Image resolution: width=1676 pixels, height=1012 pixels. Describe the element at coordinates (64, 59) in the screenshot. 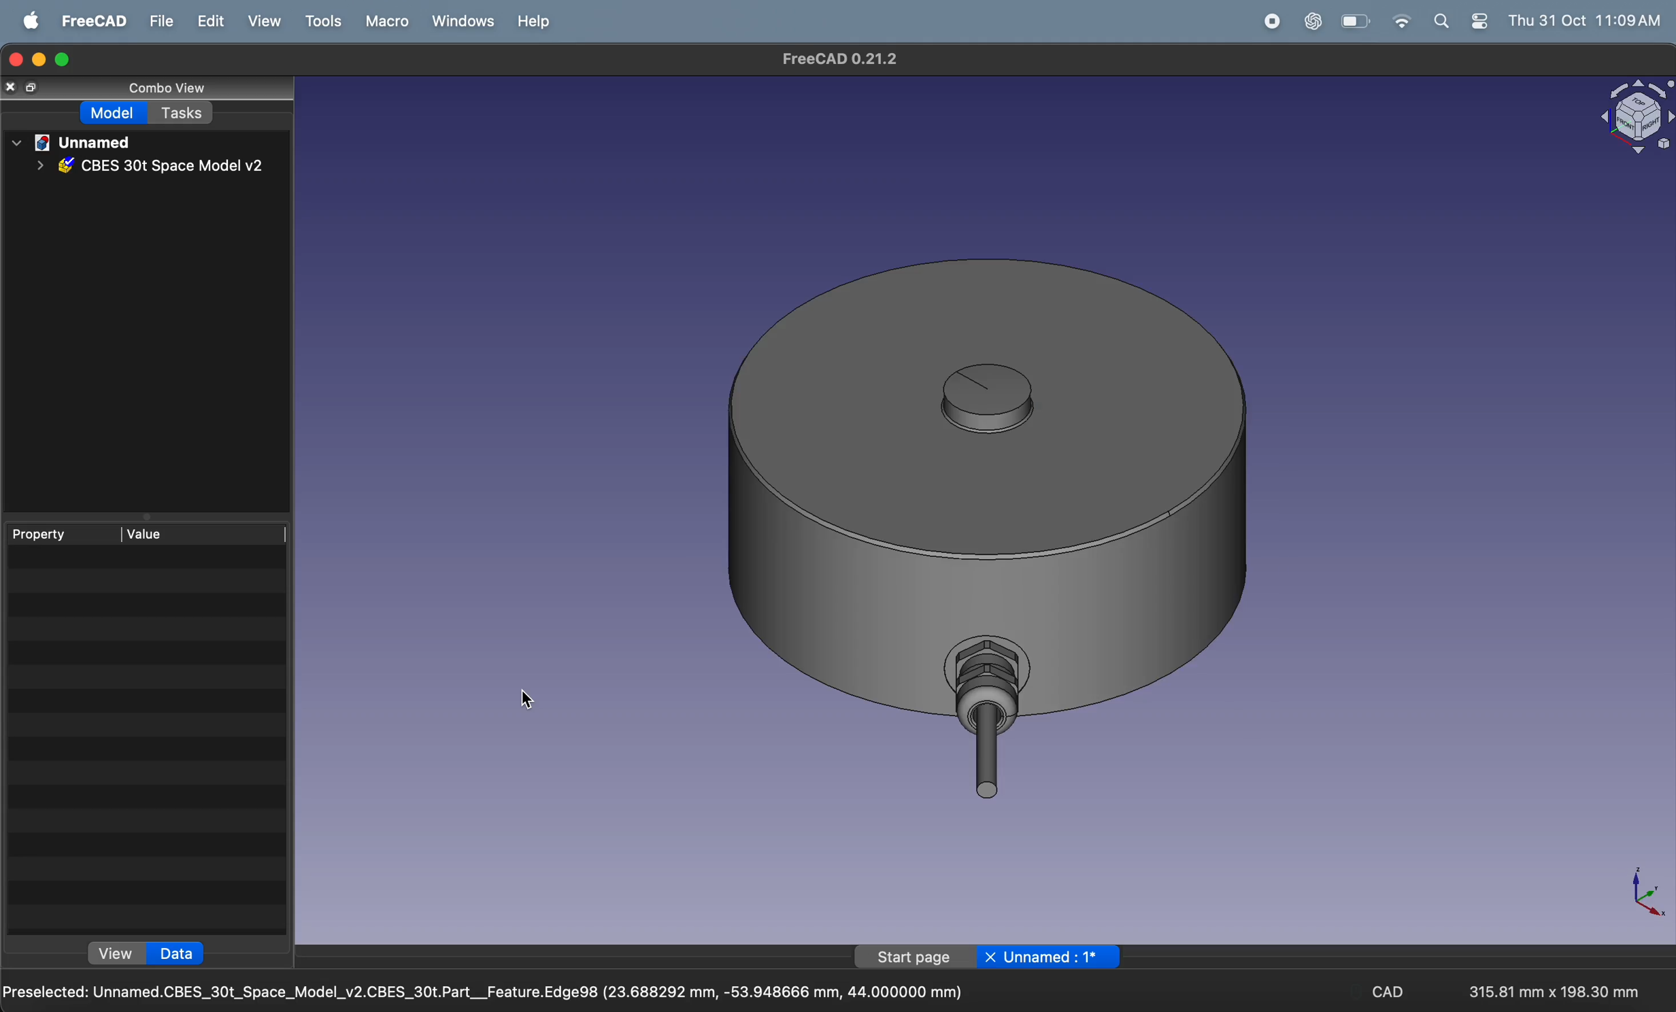

I see `maximize` at that location.